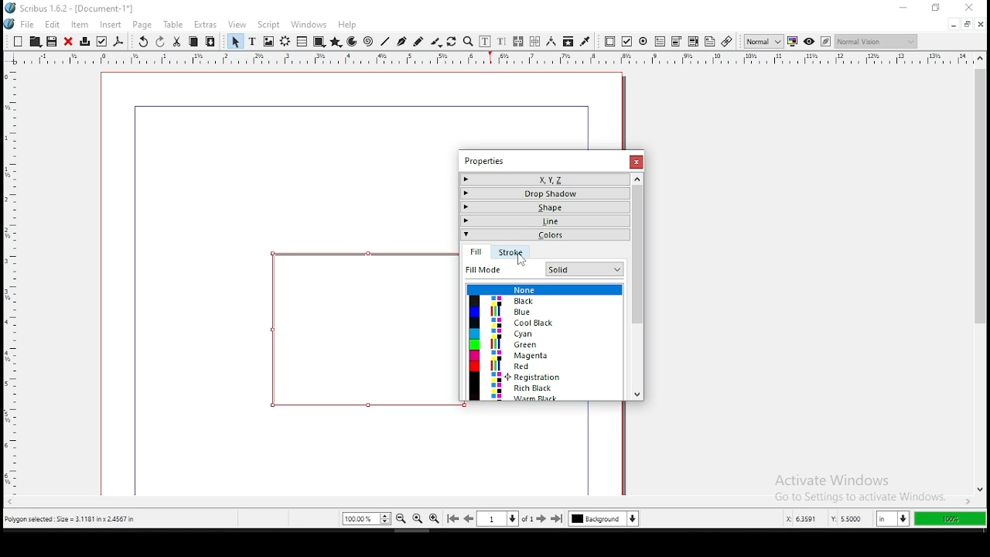 The width and height of the screenshot is (990, 557). What do you see at coordinates (797, 519) in the screenshot?
I see `x: 5.2253` at bounding box center [797, 519].